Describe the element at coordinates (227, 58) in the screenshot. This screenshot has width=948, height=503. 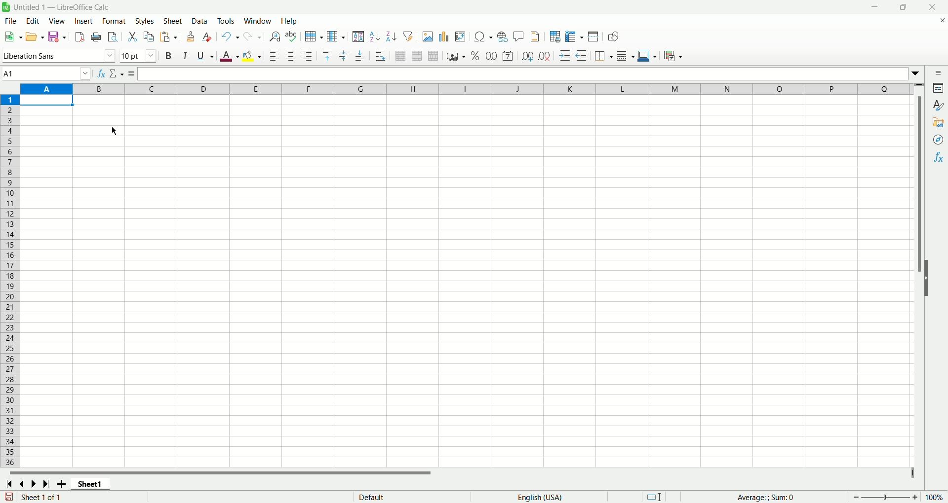
I see `text color` at that location.